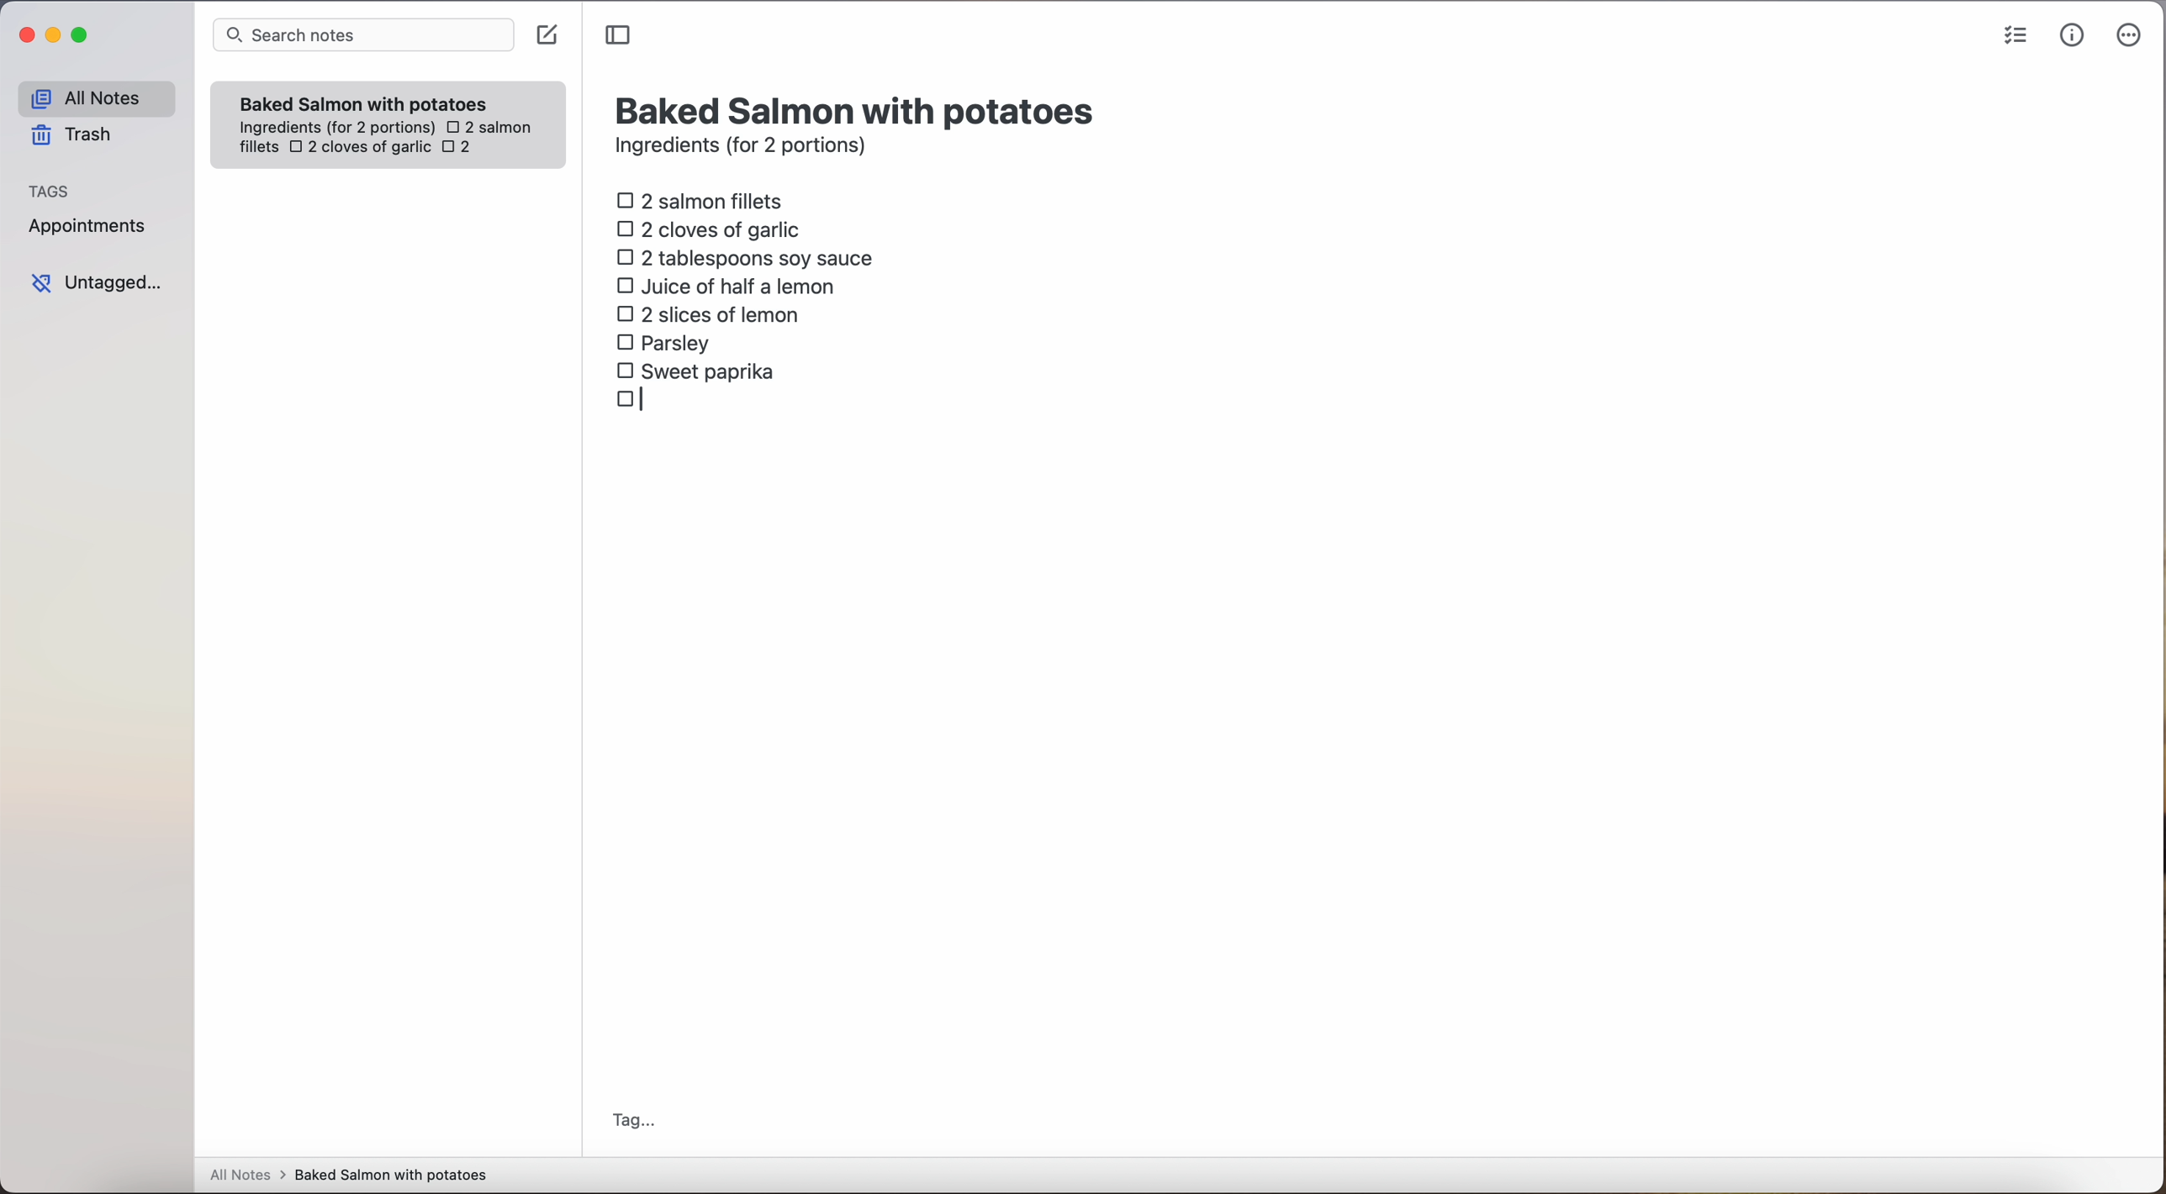  I want to click on ingredientes (for 2 portions), so click(335, 129).